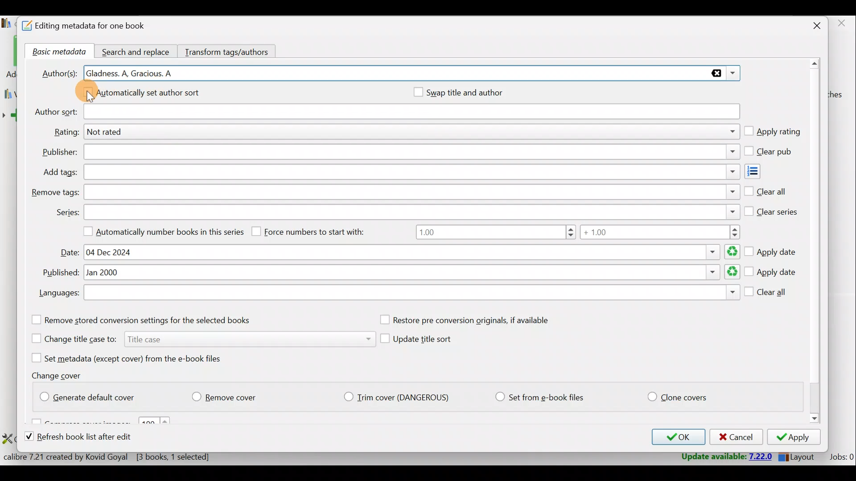 This screenshot has height=481, width=856. I want to click on Update, so click(725, 457).